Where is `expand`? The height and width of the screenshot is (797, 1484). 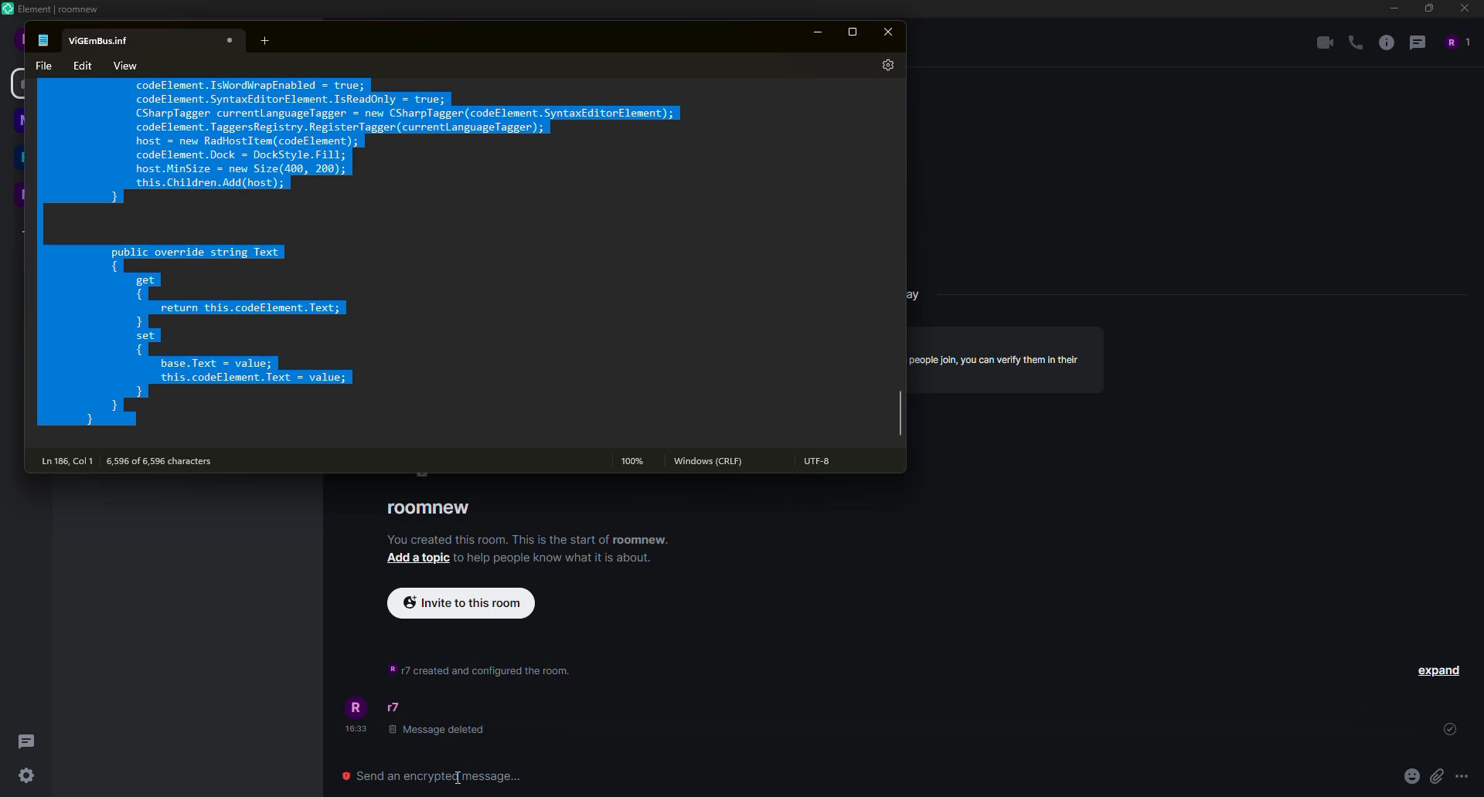 expand is located at coordinates (1439, 670).